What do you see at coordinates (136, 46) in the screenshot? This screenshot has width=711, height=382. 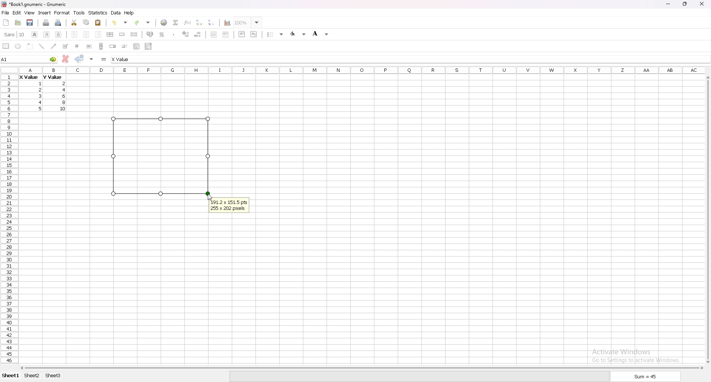 I see `list` at bounding box center [136, 46].